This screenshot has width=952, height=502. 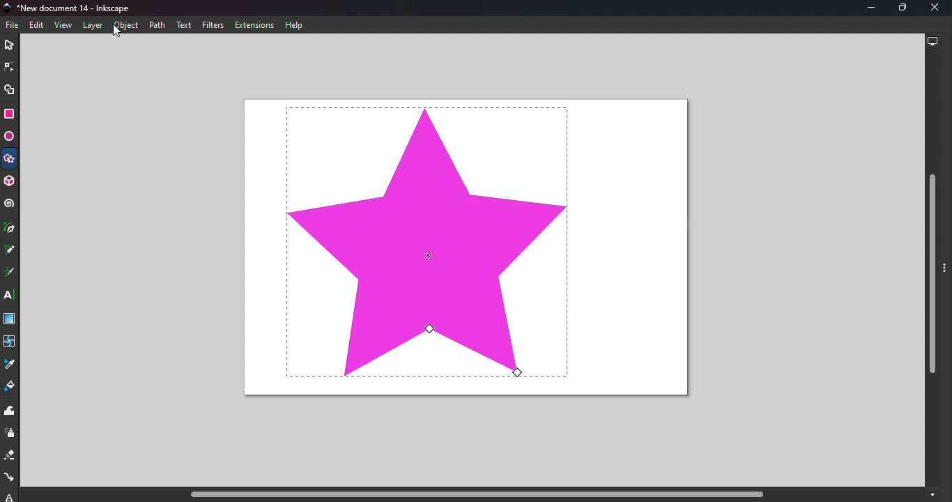 What do you see at coordinates (9, 479) in the screenshot?
I see `Connector tool` at bounding box center [9, 479].